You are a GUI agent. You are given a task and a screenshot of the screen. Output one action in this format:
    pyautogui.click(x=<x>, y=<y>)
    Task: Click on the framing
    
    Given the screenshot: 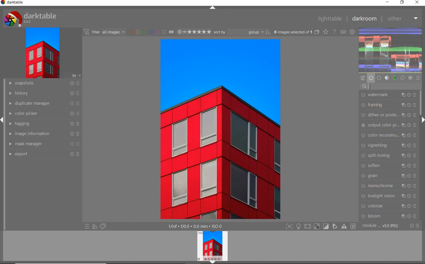 What is the action you would take?
    pyautogui.click(x=388, y=105)
    